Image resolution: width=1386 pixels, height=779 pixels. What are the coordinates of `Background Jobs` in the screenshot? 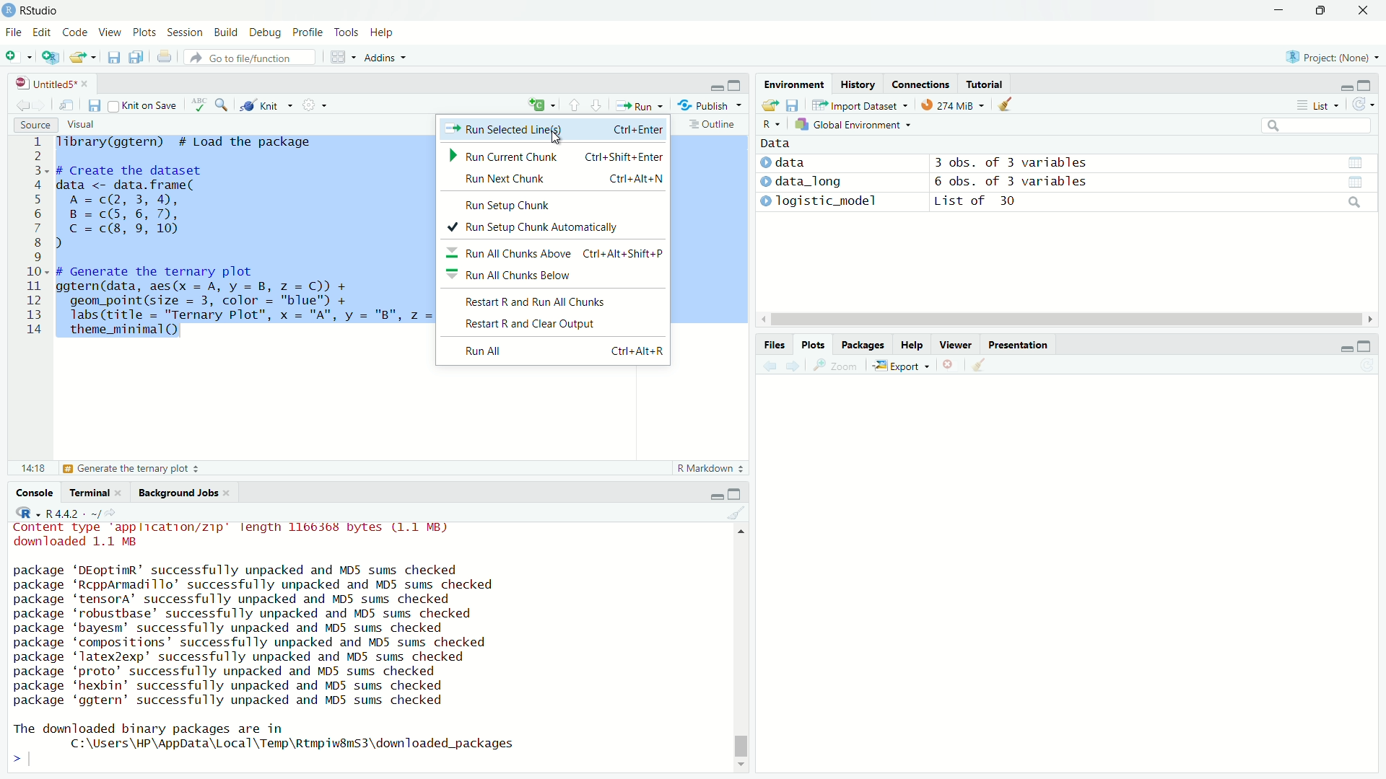 It's located at (179, 493).